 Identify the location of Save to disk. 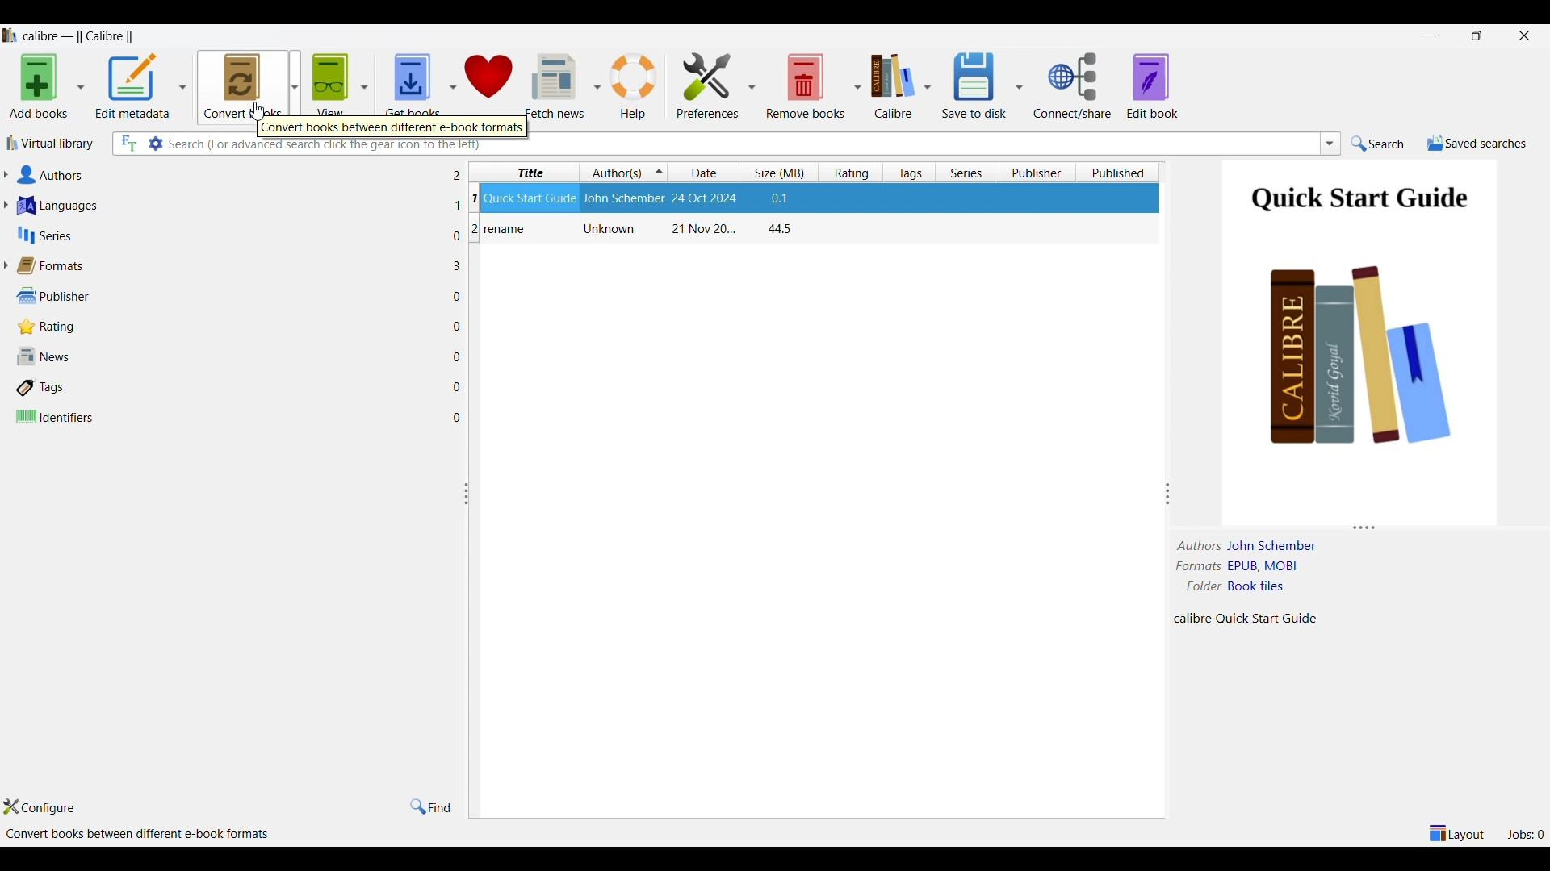
(974, 85).